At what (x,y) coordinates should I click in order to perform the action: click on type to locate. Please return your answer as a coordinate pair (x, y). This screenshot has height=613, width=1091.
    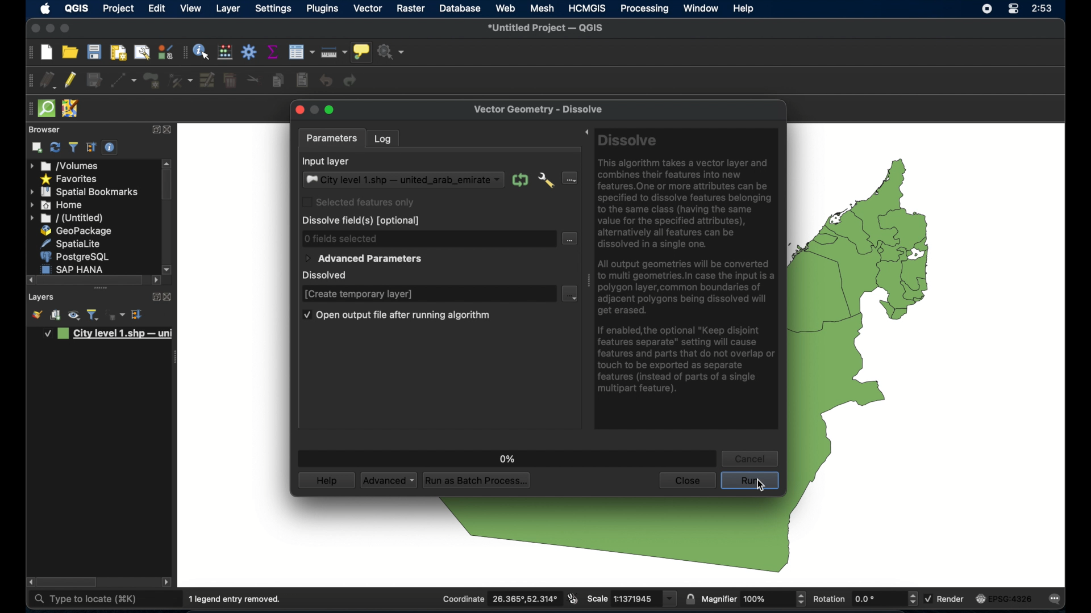
    Looking at the image, I should click on (85, 599).